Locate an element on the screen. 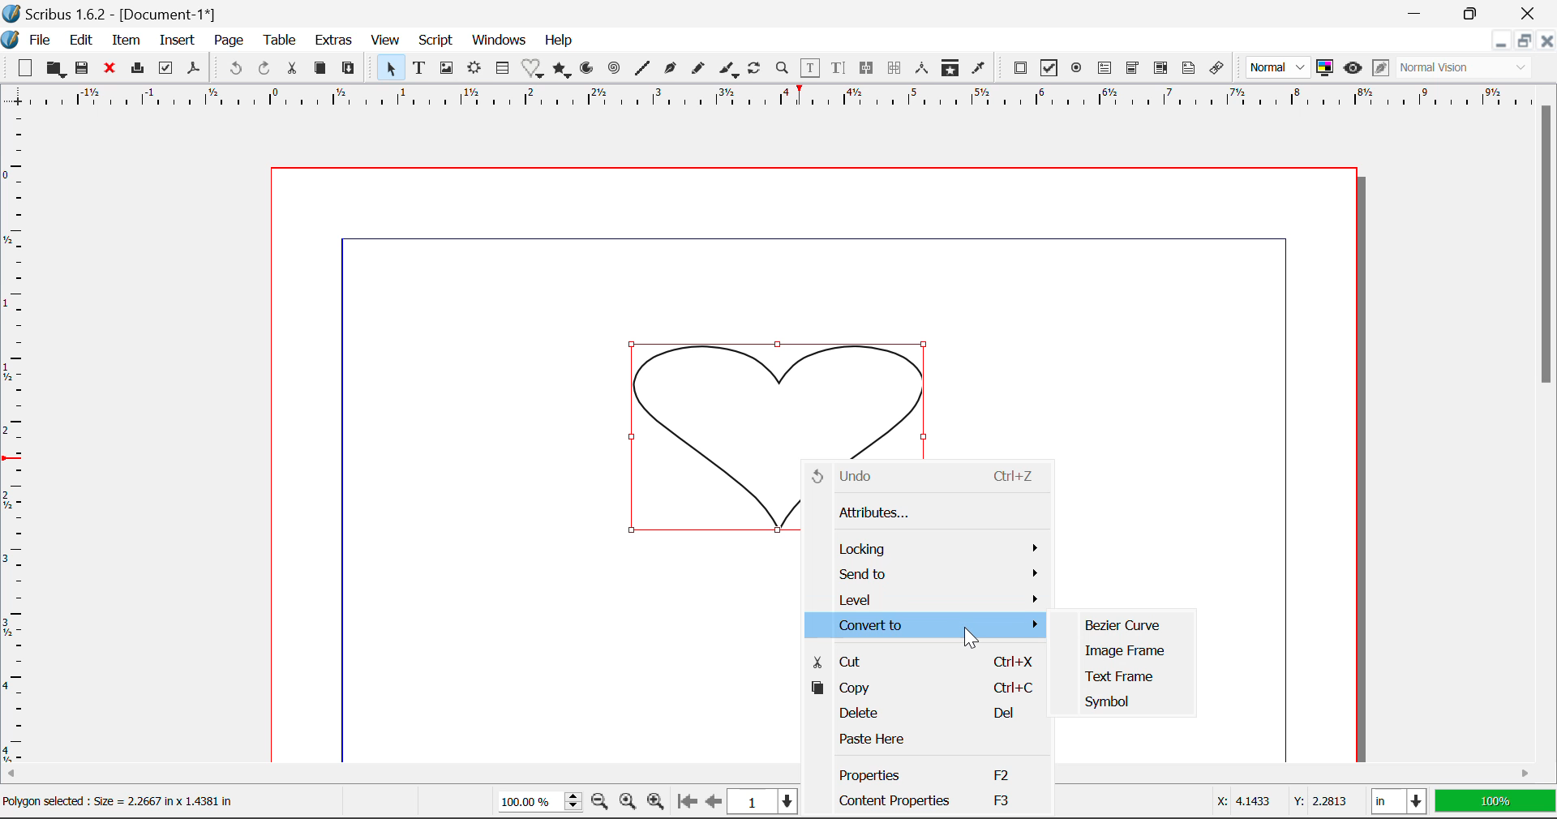 Image resolution: width=1557 pixels, height=819 pixels. Measurements is located at coordinates (924, 69).